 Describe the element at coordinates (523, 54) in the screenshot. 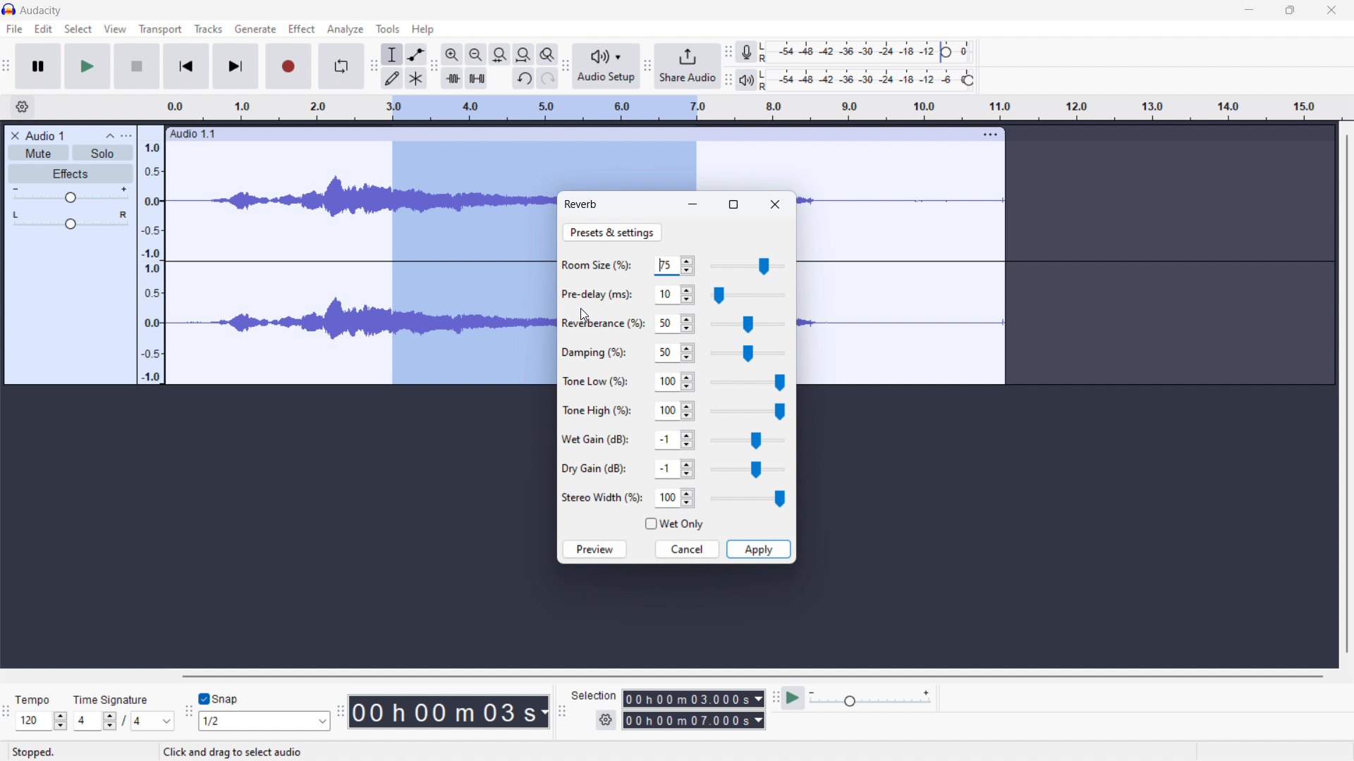

I see `fill project to width` at that location.